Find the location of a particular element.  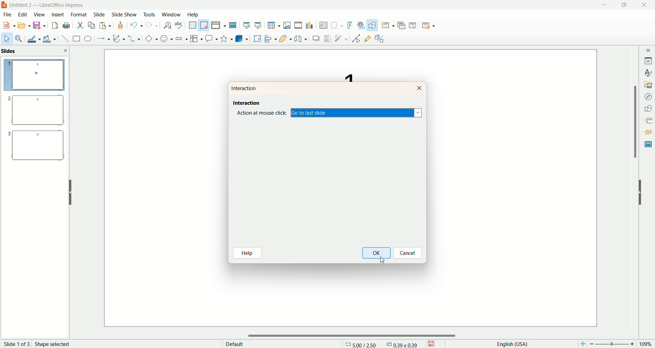

3D objects is located at coordinates (242, 39).